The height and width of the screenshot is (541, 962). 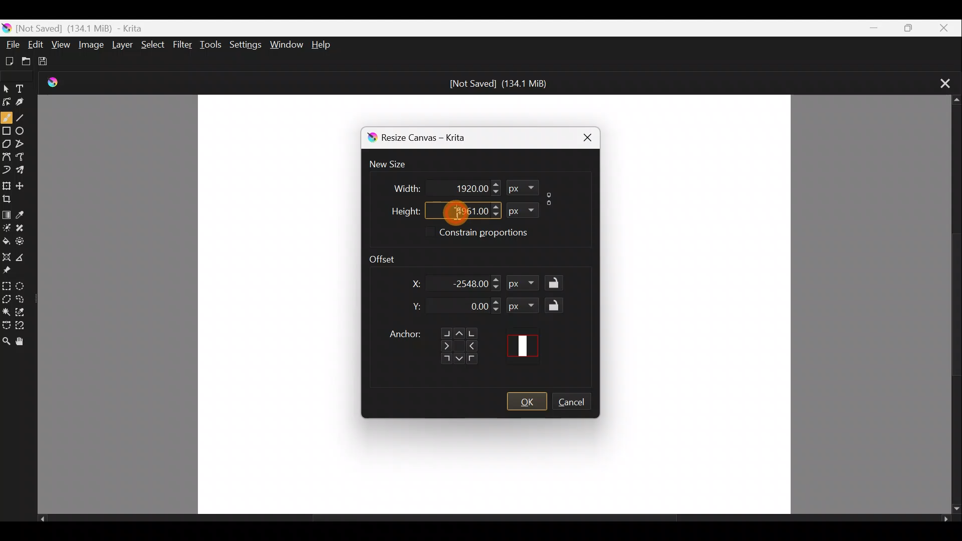 I want to click on Close, so click(x=943, y=28).